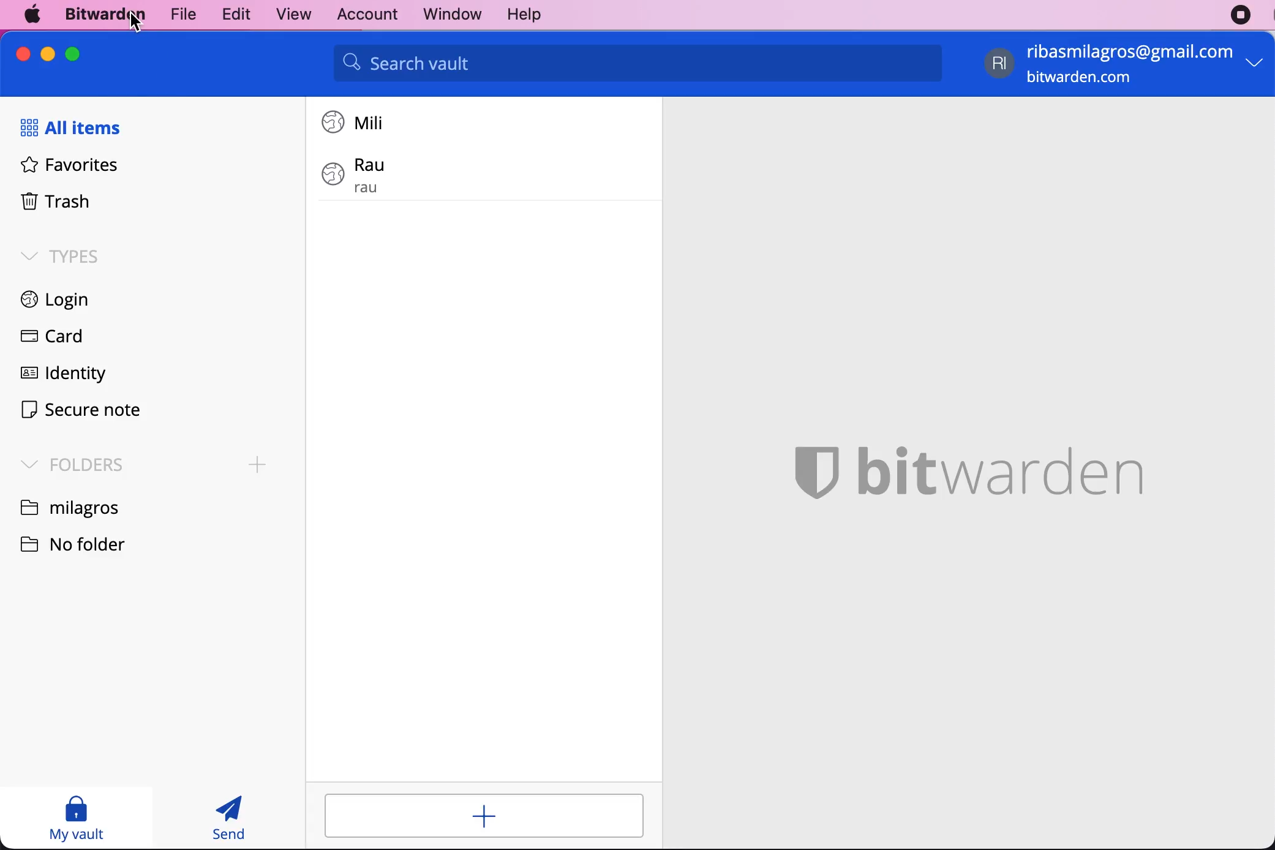  What do you see at coordinates (72, 506) in the screenshot?
I see `folder name` at bounding box center [72, 506].